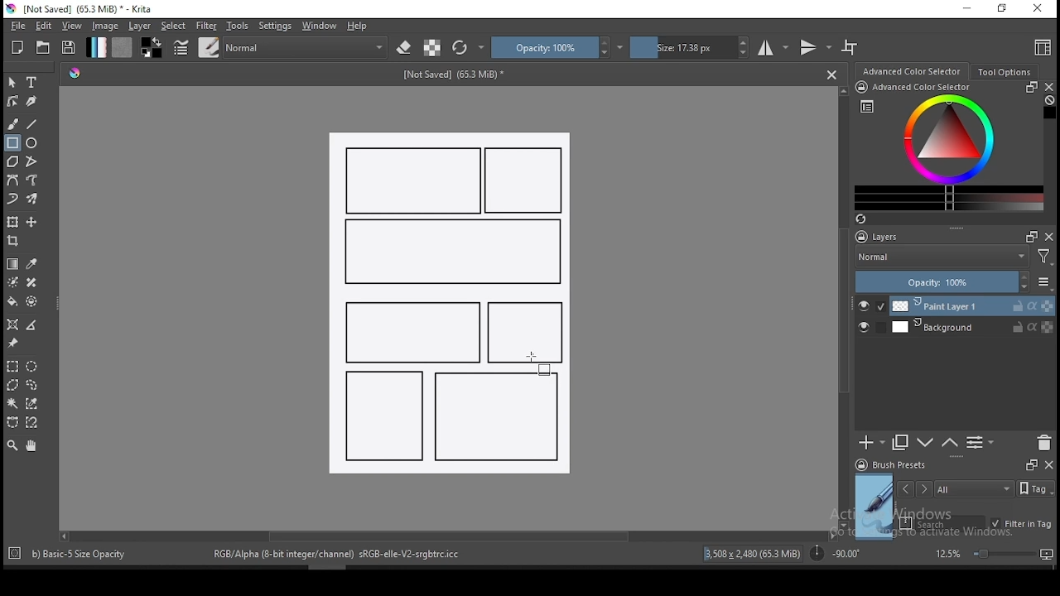  I want to click on brush presets, so click(896, 465).